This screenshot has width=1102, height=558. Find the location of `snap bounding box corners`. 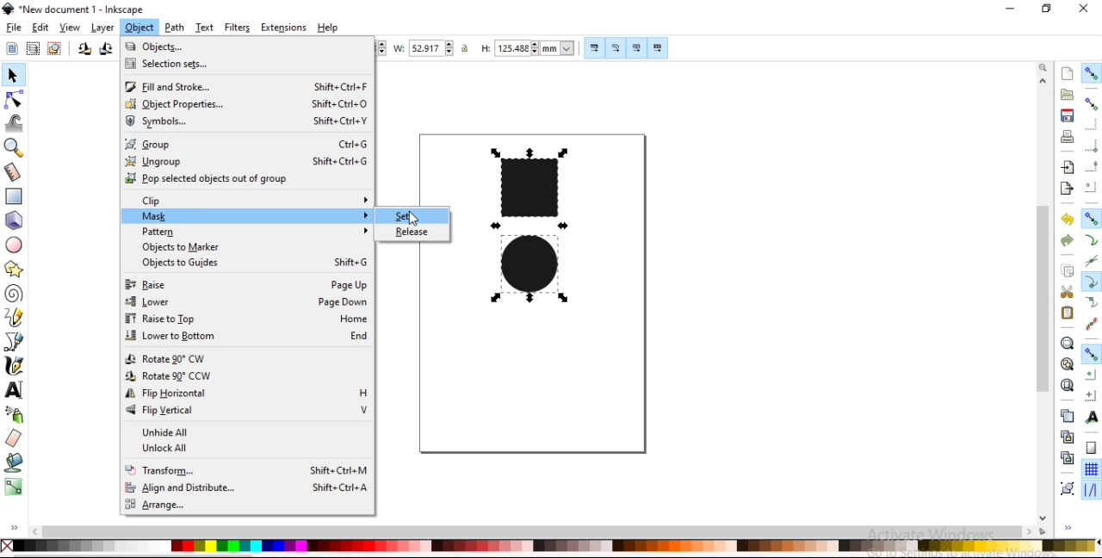

snap bounding box corners is located at coordinates (1091, 146).